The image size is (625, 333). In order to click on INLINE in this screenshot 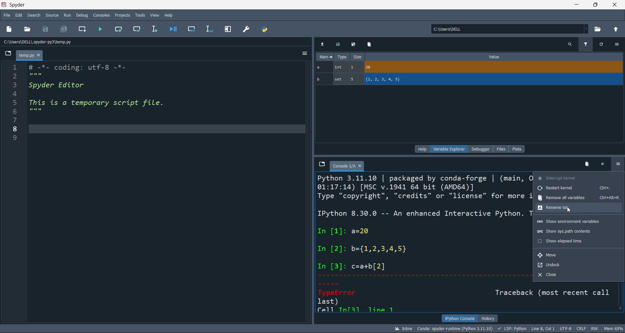, I will do `click(402, 328)`.